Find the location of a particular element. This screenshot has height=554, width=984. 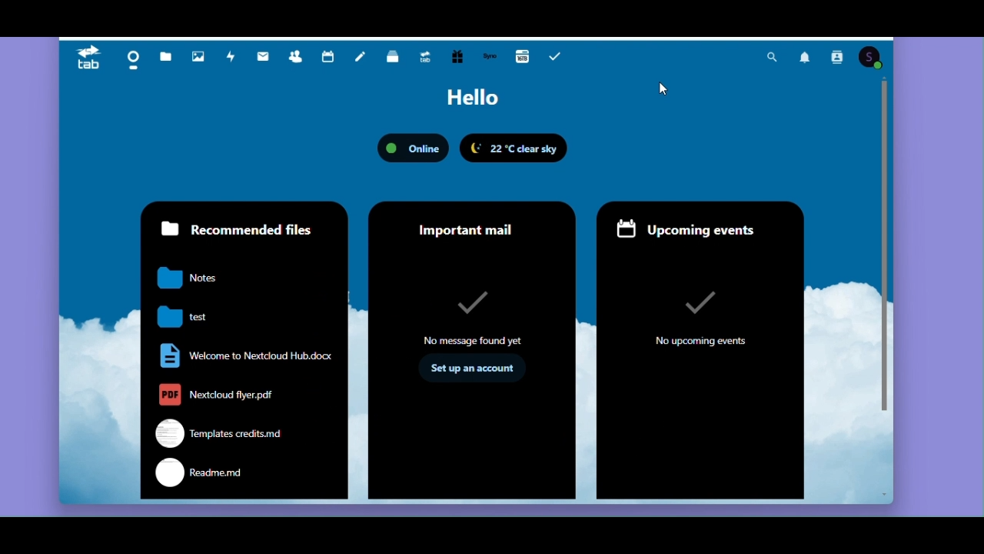

Contact search is located at coordinates (836, 58).